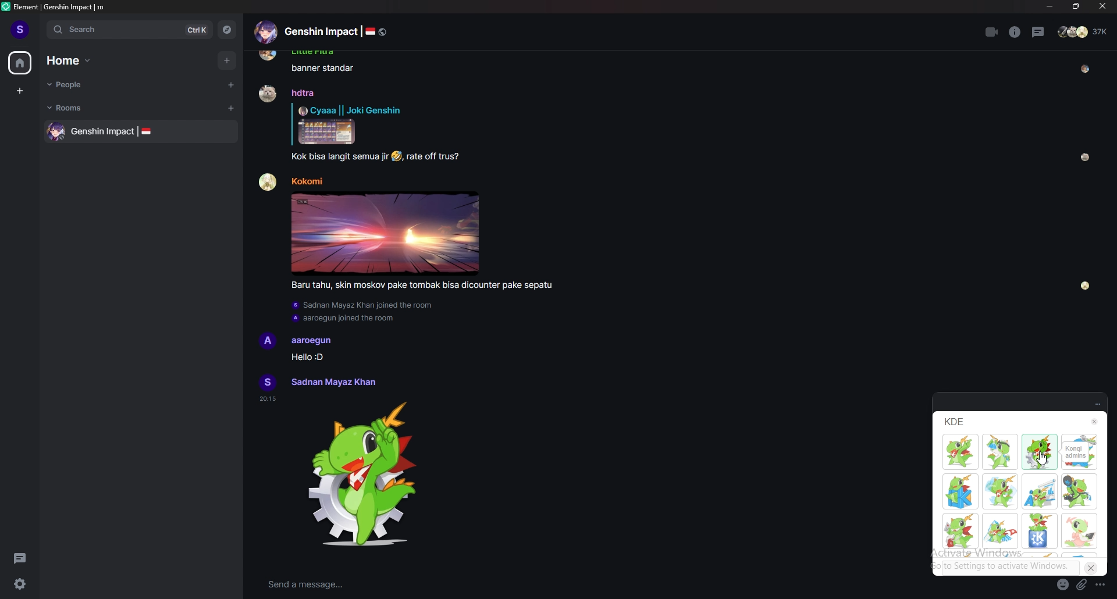  I want to click on more options, so click(1101, 584).